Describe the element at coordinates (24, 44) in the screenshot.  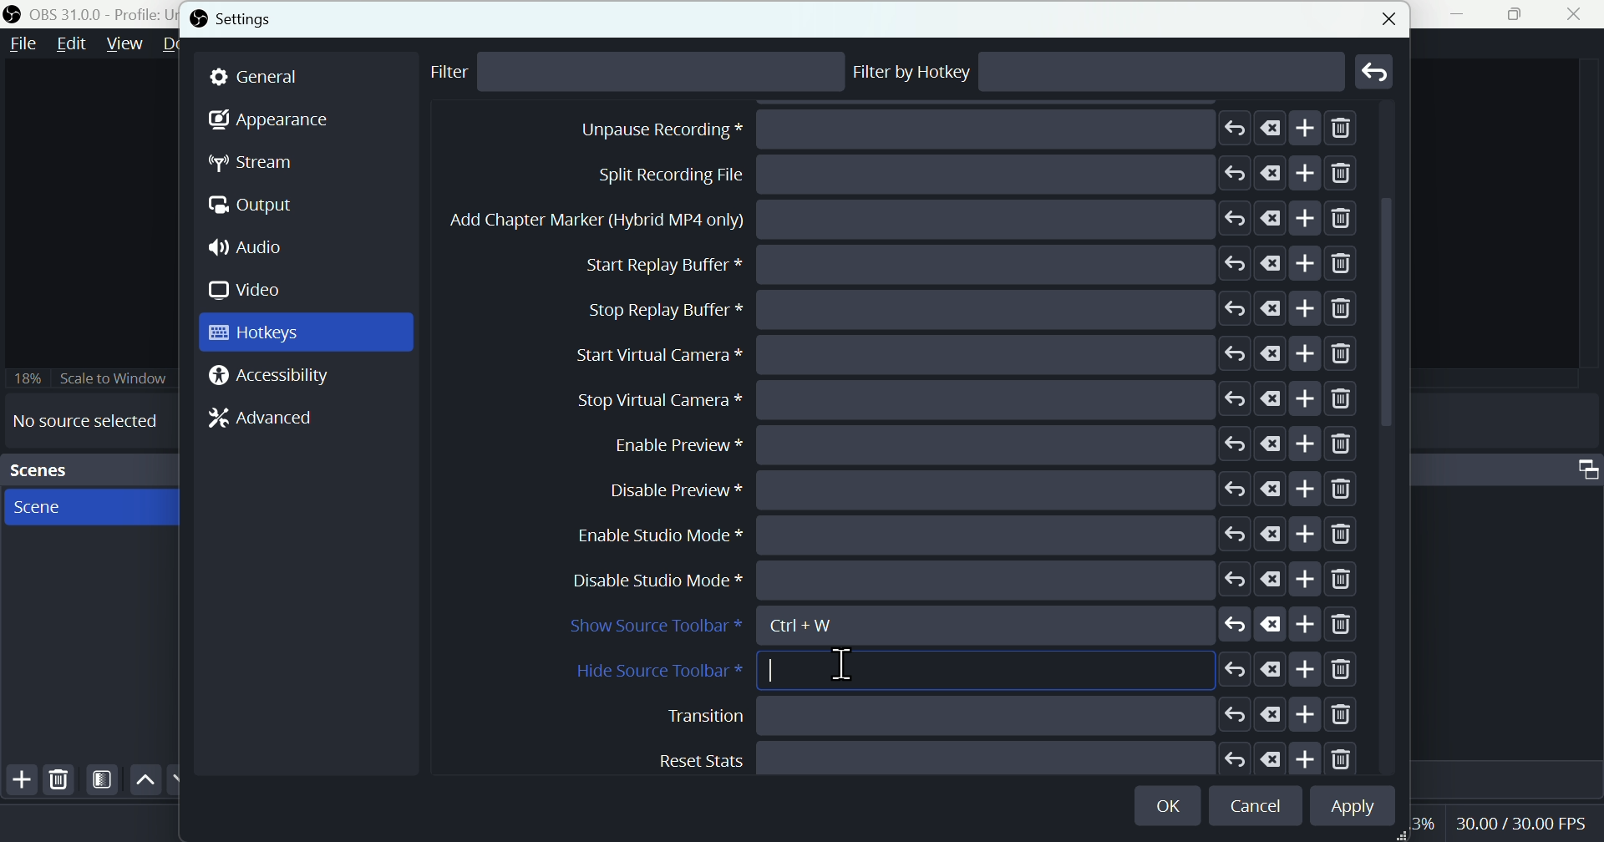
I see `file` at that location.